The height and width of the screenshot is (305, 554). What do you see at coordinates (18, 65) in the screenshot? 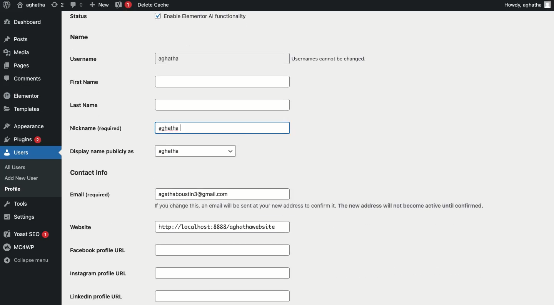
I see `Pages` at bounding box center [18, 65].